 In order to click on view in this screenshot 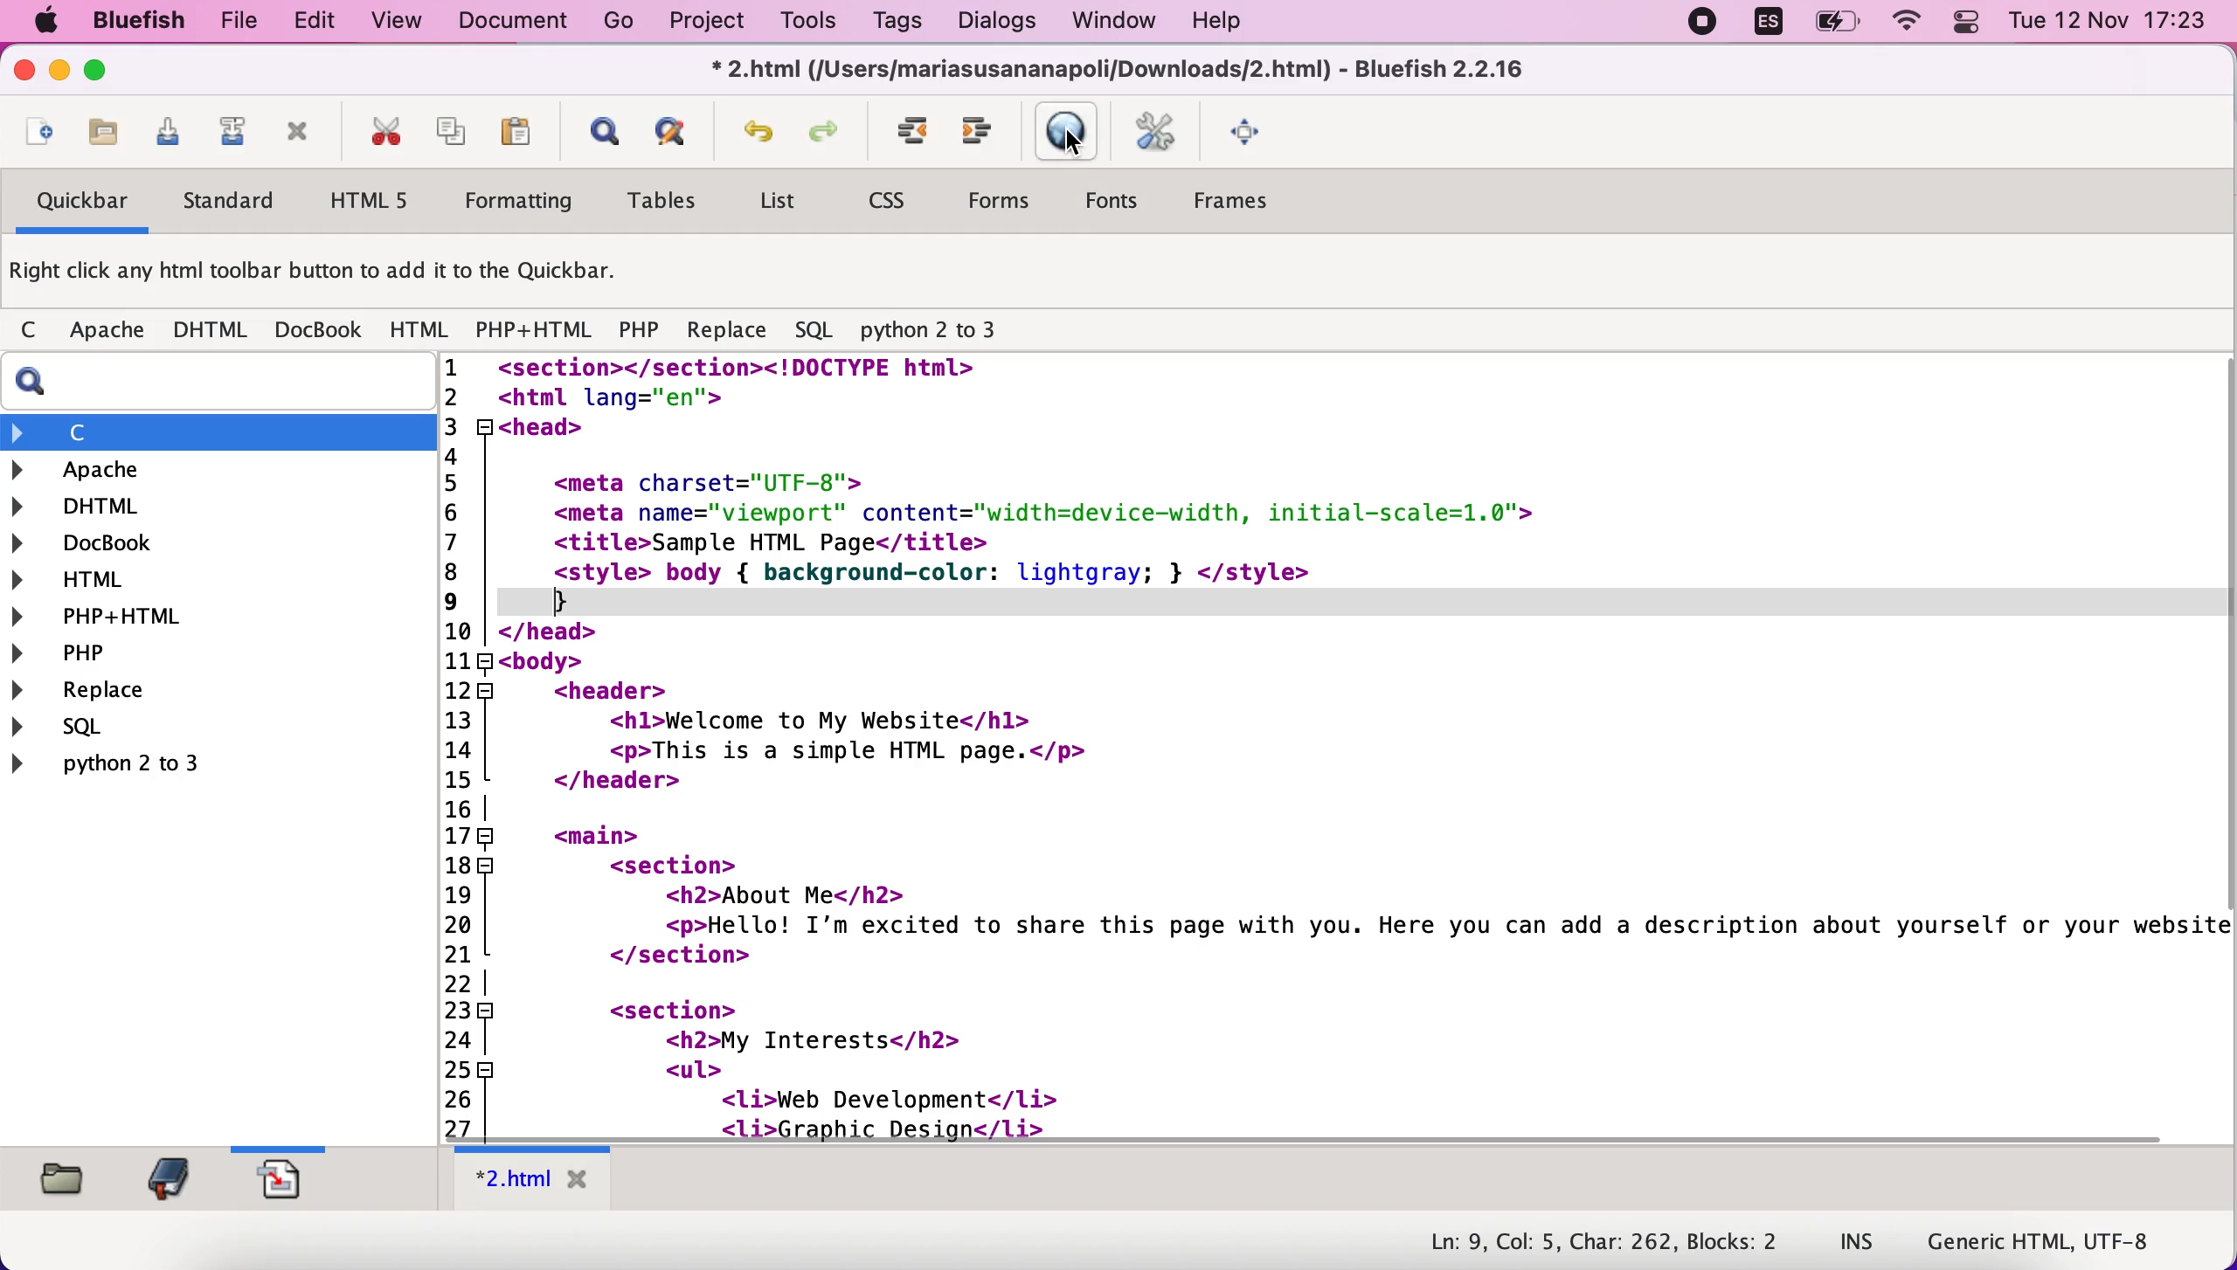, I will do `click(397, 24)`.